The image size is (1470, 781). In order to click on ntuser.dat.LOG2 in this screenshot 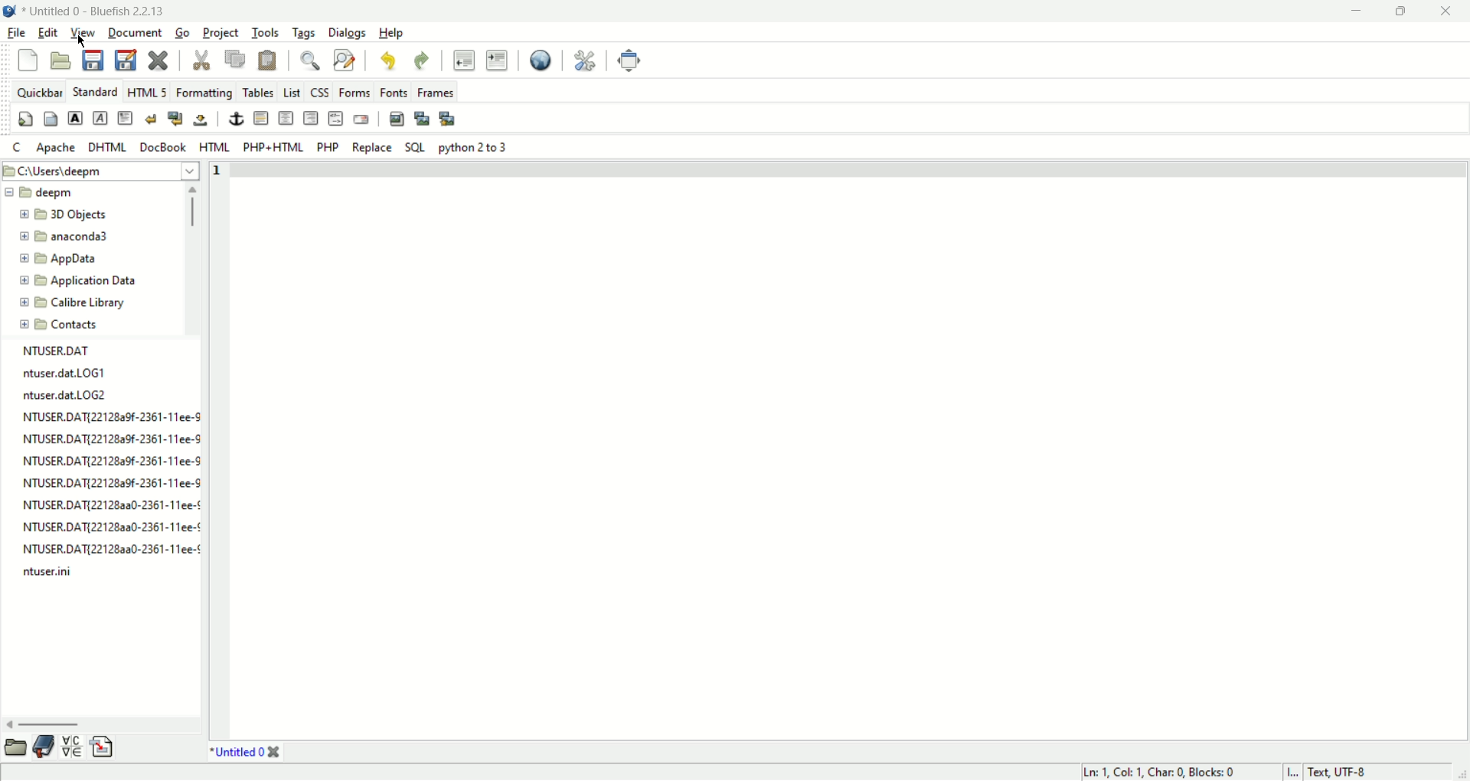, I will do `click(65, 395)`.